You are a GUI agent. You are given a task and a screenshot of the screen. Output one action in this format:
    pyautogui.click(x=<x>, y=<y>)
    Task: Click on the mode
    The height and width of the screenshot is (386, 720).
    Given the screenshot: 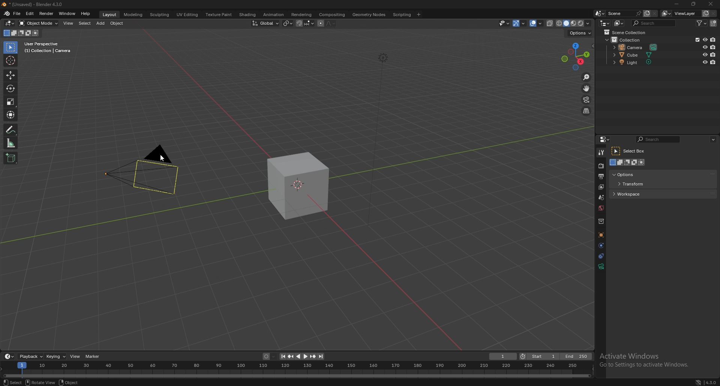 What is the action you would take?
    pyautogui.click(x=21, y=33)
    